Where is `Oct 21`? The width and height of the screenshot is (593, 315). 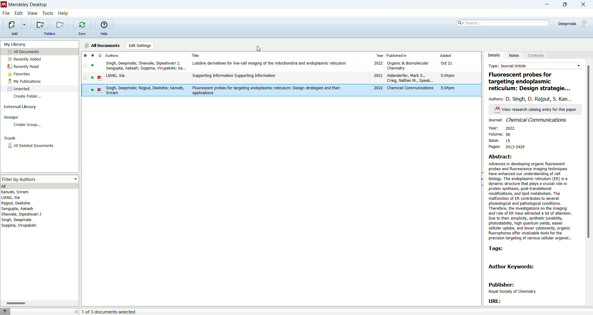 Oct 21 is located at coordinates (448, 64).